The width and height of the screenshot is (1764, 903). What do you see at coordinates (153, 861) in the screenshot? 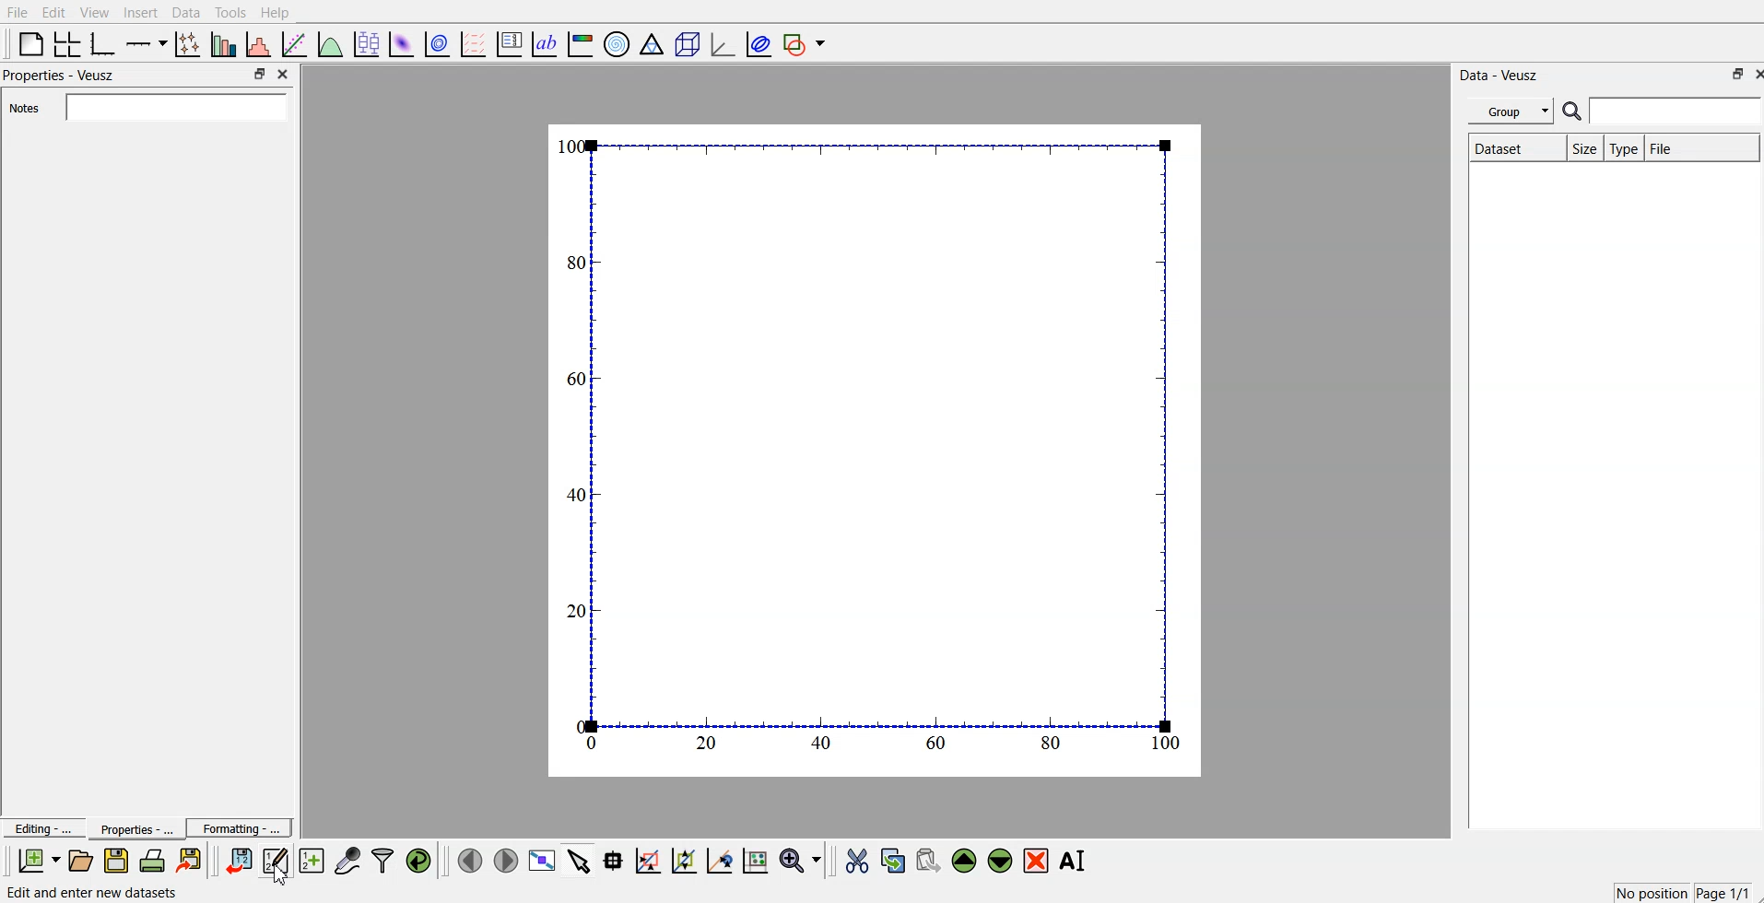
I see `Print` at bounding box center [153, 861].